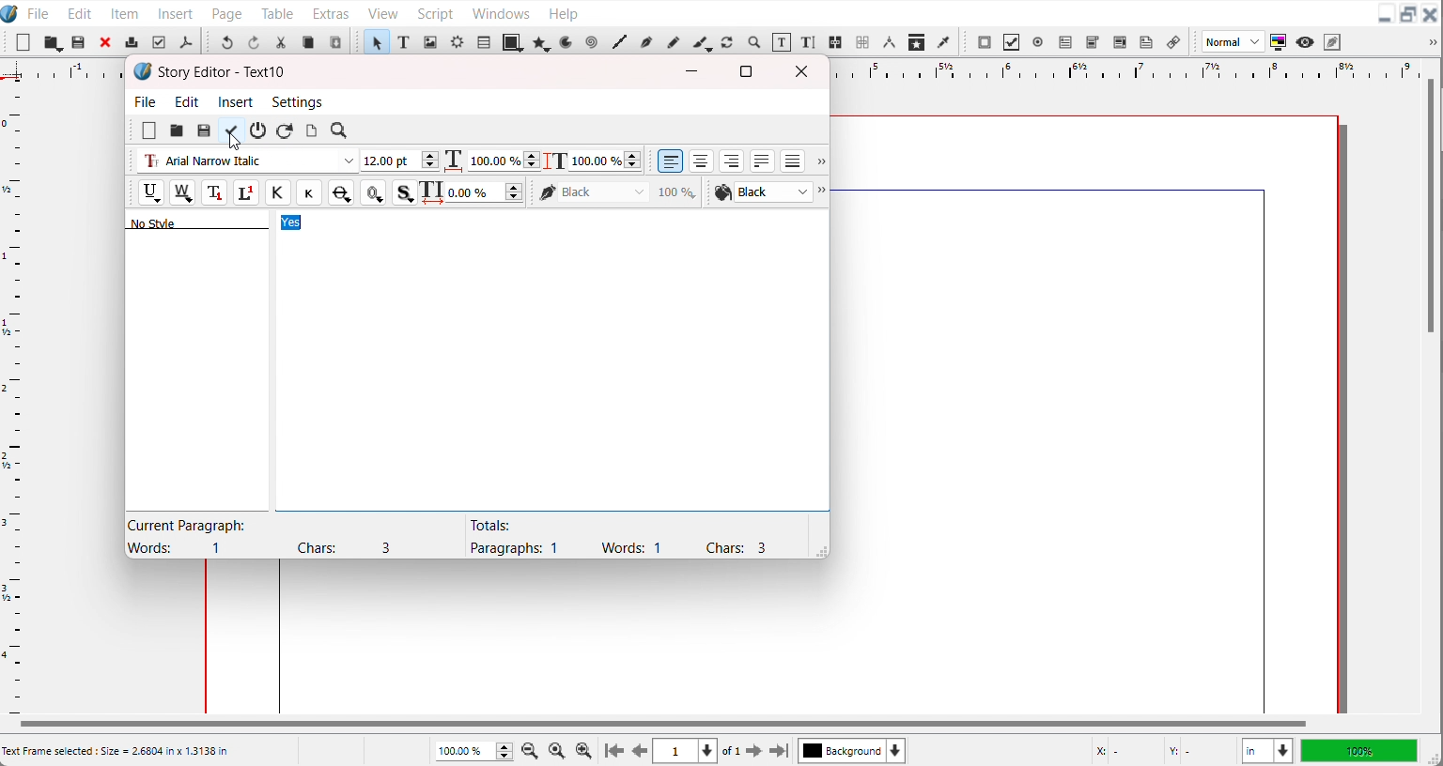 This screenshot has height=766, width=1443. I want to click on Help, so click(563, 12).